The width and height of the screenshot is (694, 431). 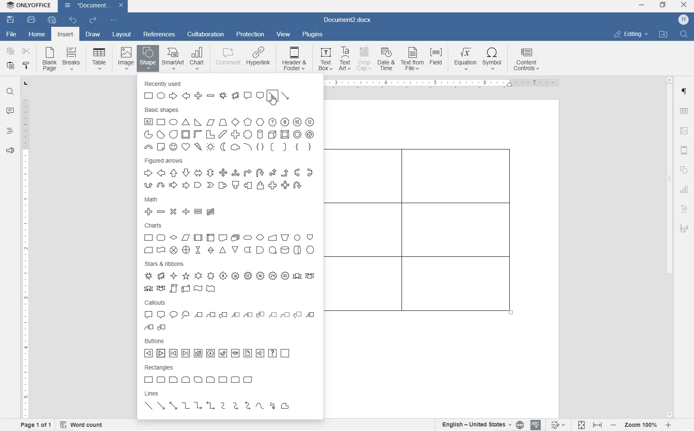 What do you see at coordinates (11, 92) in the screenshot?
I see `find` at bounding box center [11, 92].